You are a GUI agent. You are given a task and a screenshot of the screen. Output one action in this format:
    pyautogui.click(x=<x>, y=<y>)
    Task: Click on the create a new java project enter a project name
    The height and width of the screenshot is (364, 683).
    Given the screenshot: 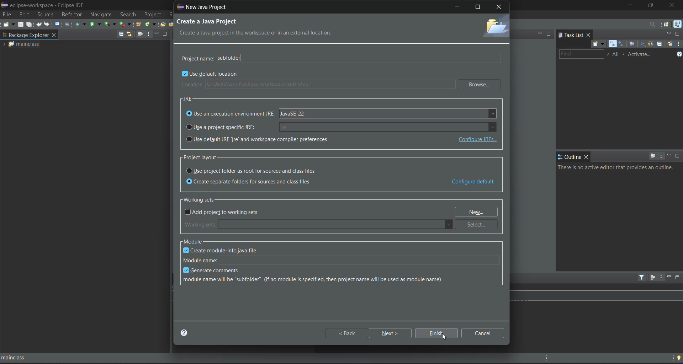 What is the action you would take?
    pyautogui.click(x=233, y=27)
    